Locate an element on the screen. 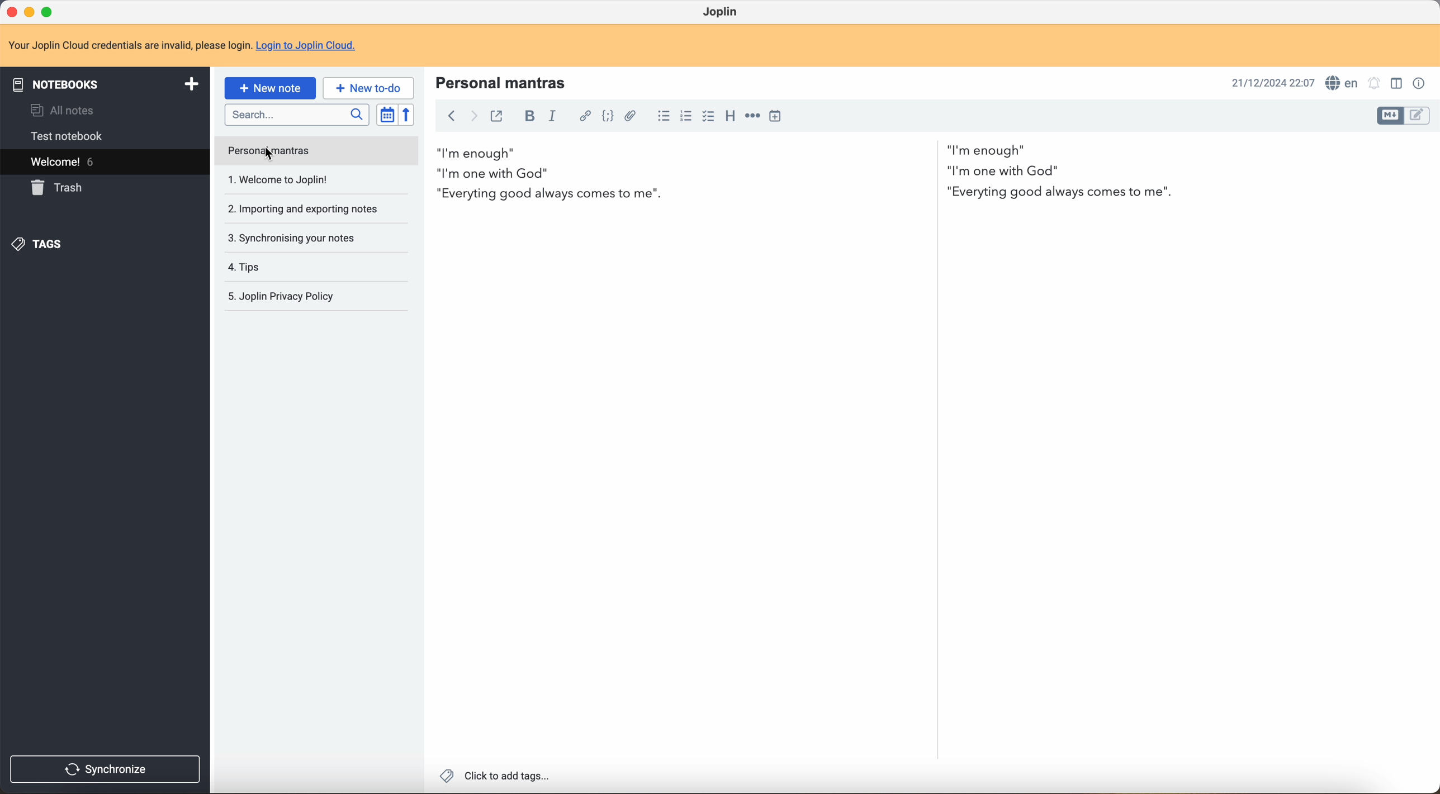 This screenshot has height=794, width=1440. notebooks is located at coordinates (106, 85).